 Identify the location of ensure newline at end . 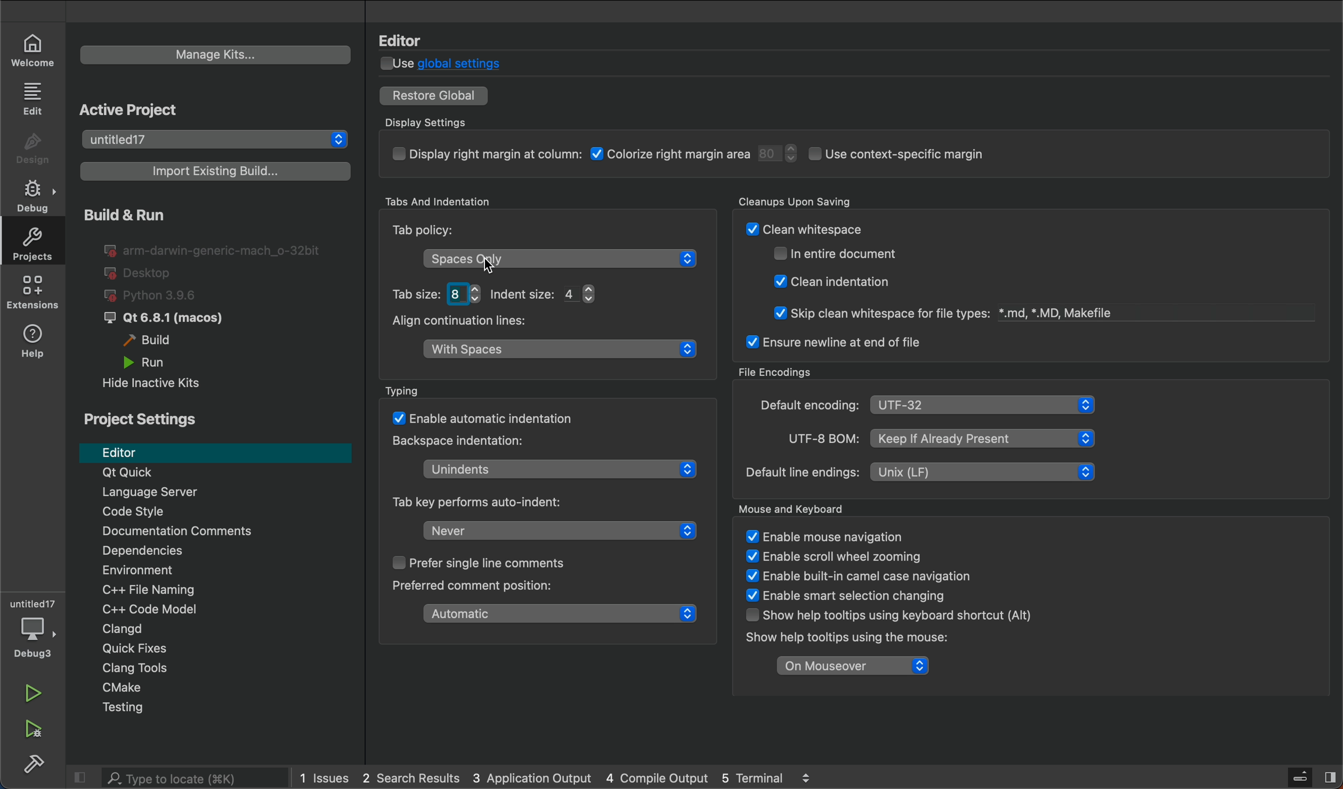
(833, 342).